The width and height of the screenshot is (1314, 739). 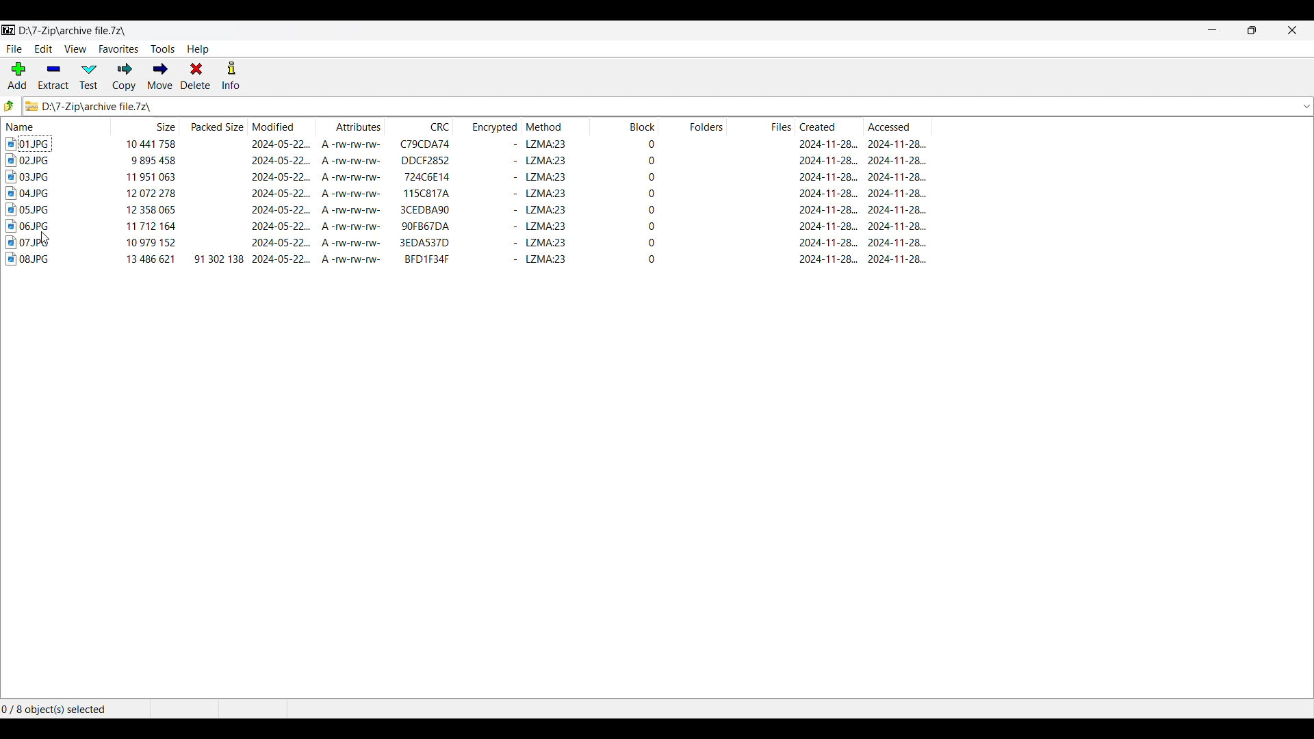 What do you see at coordinates (425, 177) in the screenshot?
I see `CRC` at bounding box center [425, 177].